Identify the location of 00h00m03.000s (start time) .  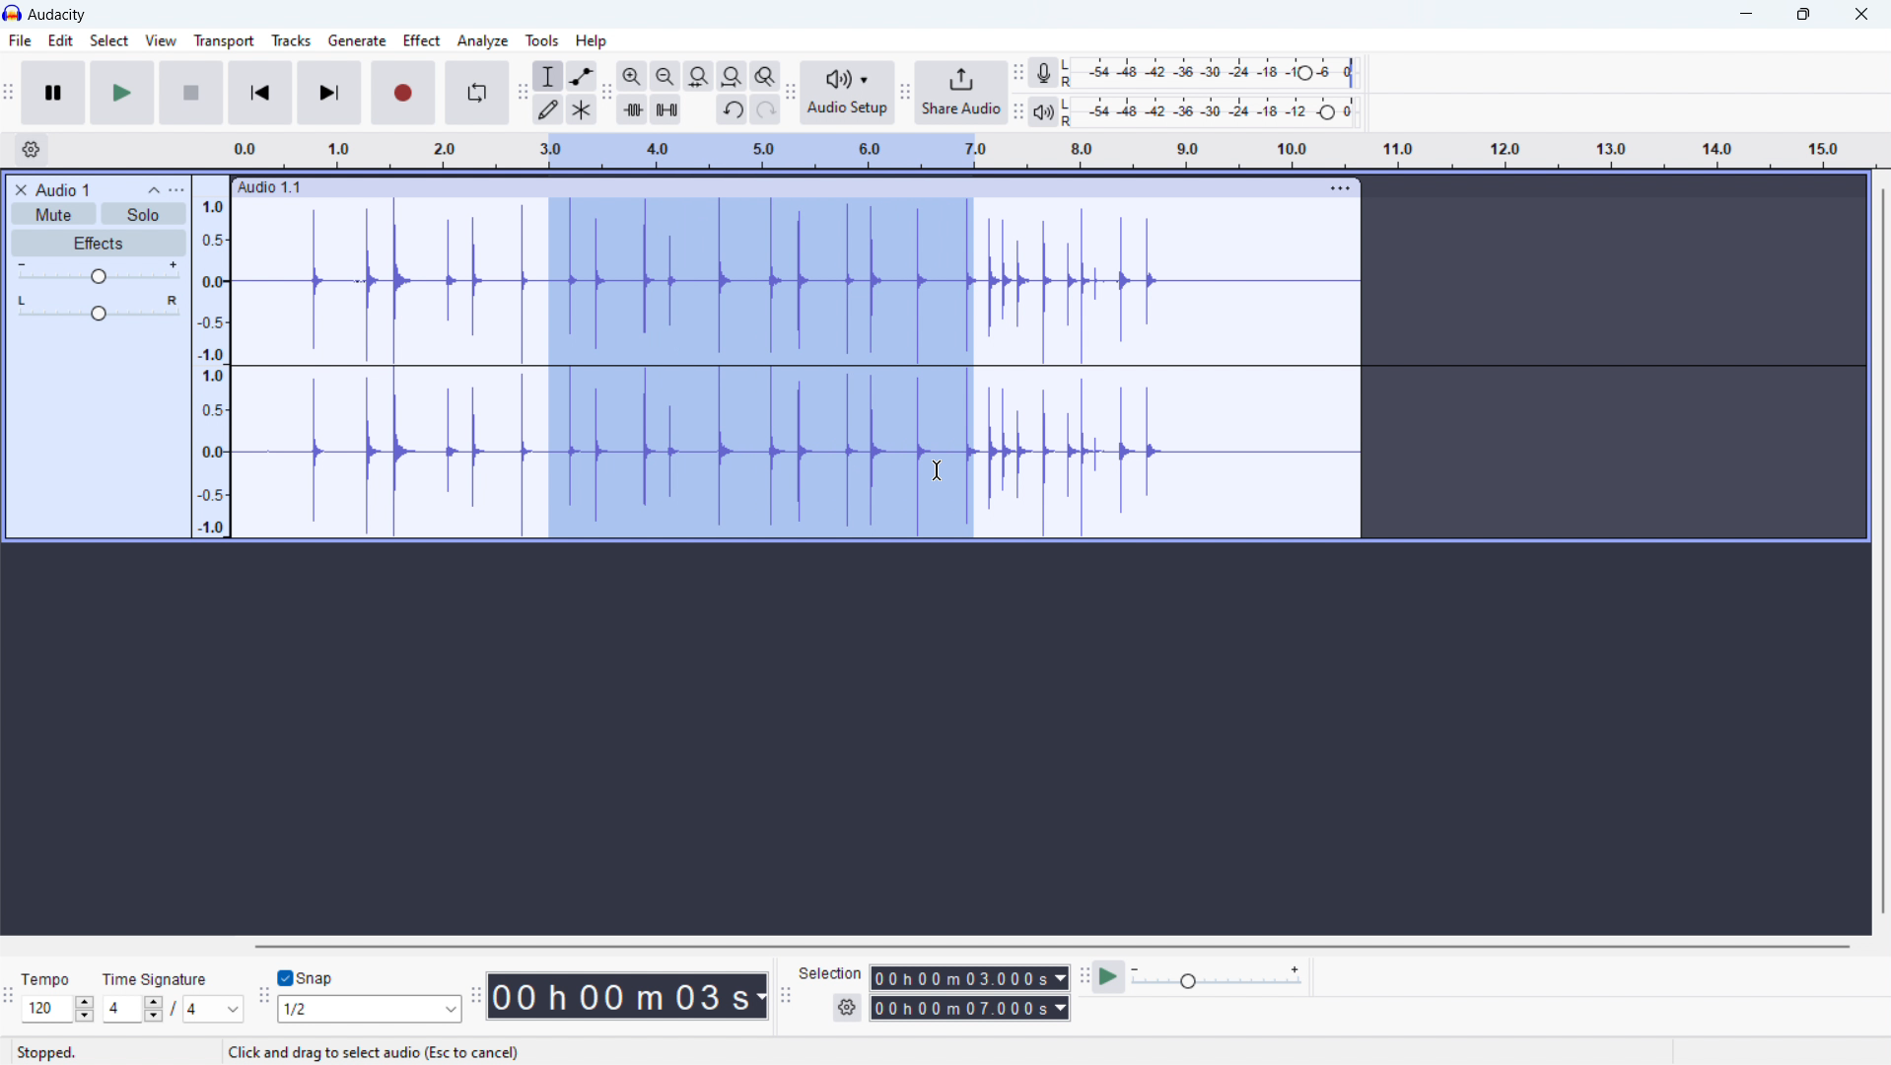
(972, 975).